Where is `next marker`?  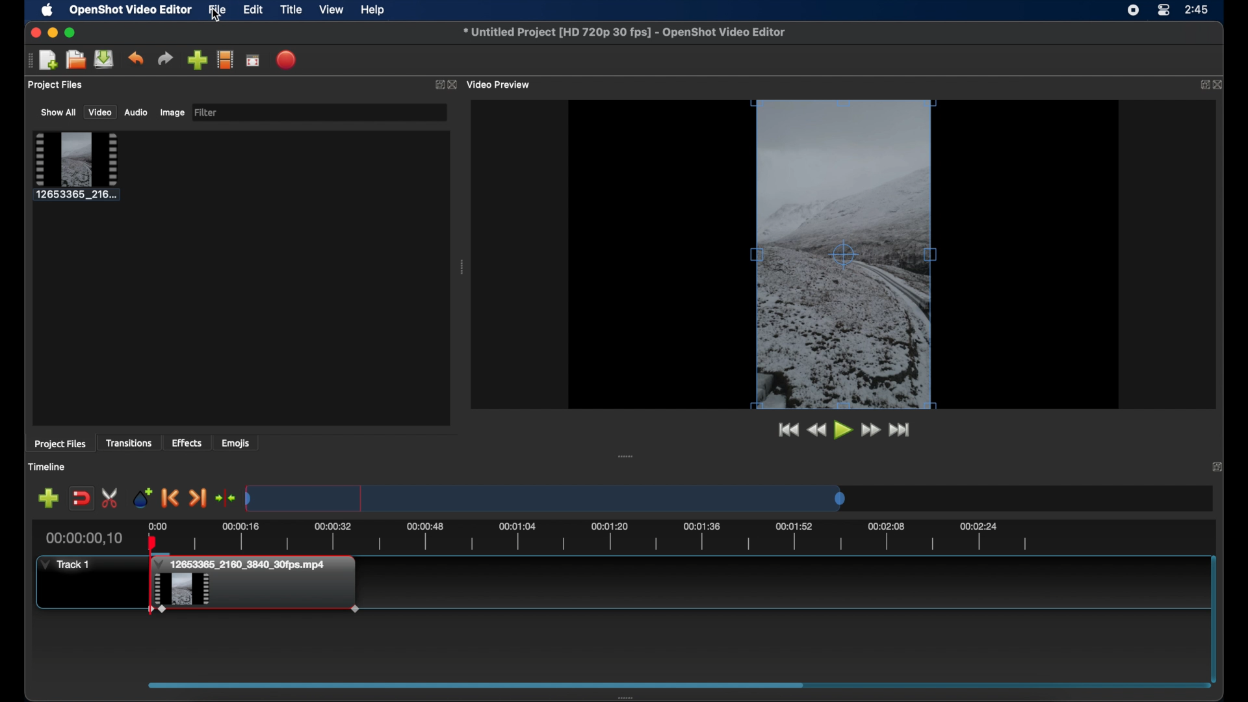
next marker is located at coordinates (199, 499).